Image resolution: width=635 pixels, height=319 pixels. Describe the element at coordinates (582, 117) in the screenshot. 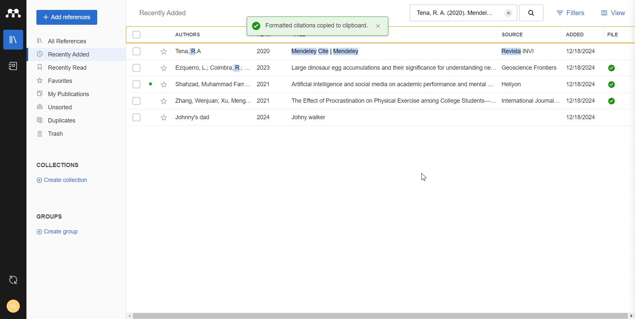

I see `12/18/2024` at that location.